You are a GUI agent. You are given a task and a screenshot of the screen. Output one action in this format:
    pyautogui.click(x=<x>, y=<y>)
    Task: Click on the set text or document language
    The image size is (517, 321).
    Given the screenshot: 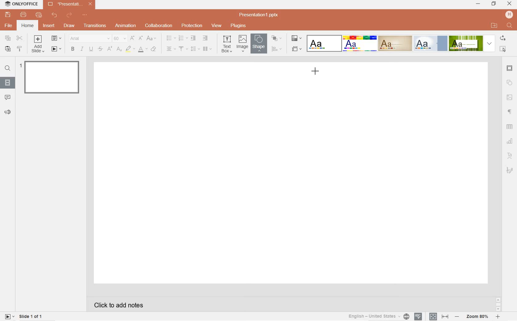 What is the action you would take?
    pyautogui.click(x=438, y=316)
    